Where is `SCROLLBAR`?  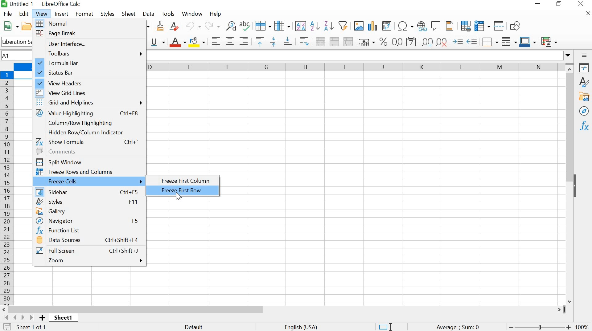
SCROLLBAR is located at coordinates (571, 182).